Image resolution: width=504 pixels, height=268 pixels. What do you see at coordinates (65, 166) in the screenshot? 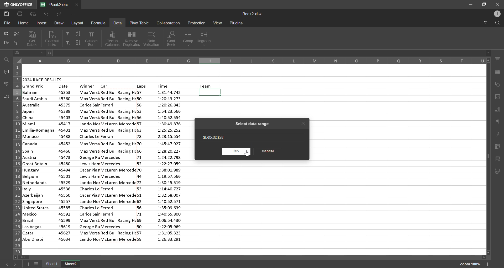
I see `date` at bounding box center [65, 166].